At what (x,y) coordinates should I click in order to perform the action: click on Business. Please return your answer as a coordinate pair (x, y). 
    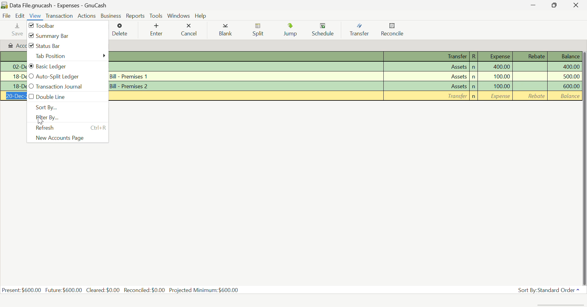
    Looking at the image, I should click on (111, 16).